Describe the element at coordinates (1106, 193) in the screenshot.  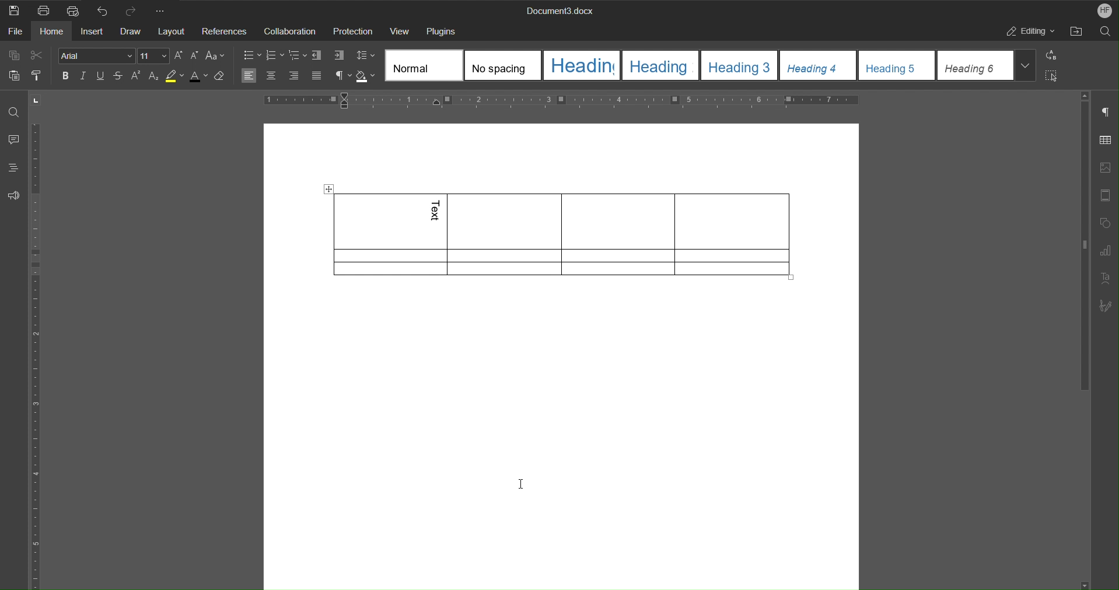
I see `Header/Footer` at that location.